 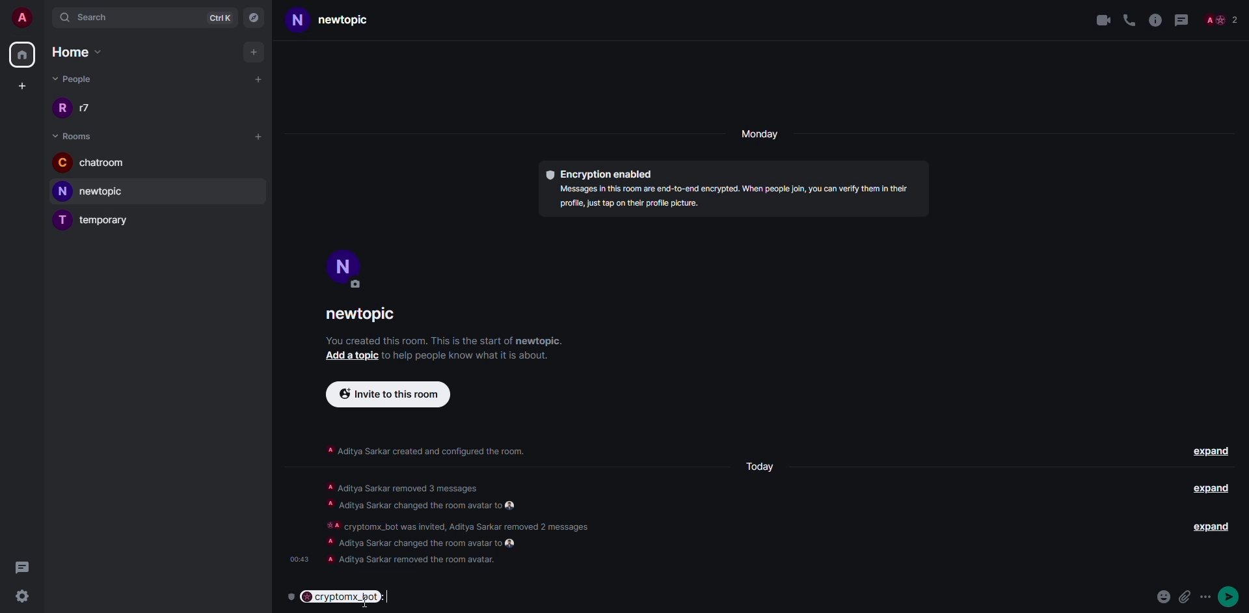 I want to click on newtopic, so click(x=96, y=191).